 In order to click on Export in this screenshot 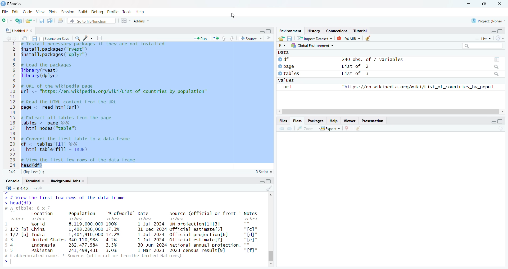, I will do `click(330, 128)`.